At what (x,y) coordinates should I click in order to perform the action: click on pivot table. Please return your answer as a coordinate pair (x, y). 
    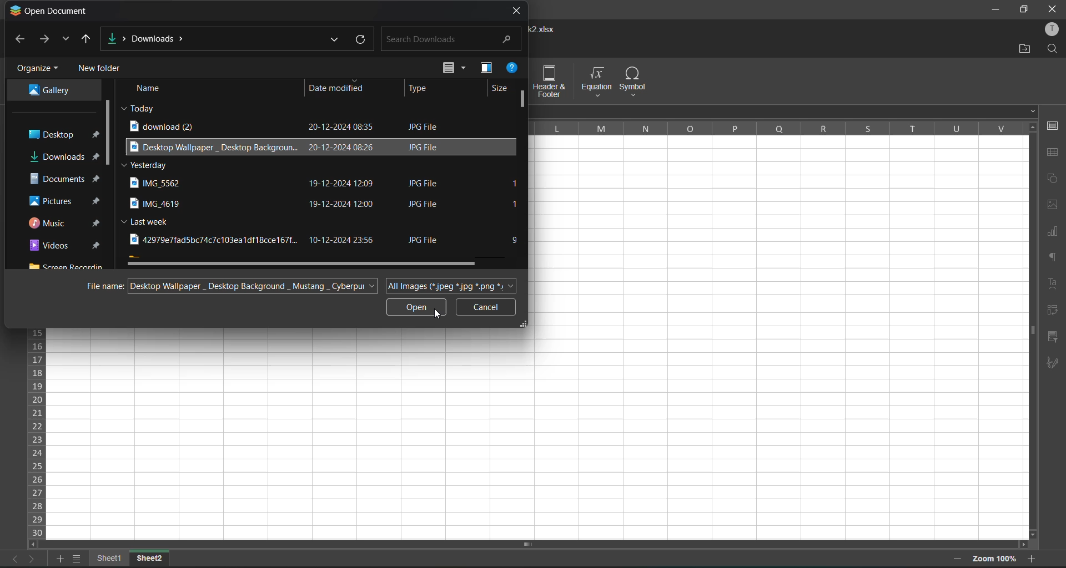
    Looking at the image, I should click on (1055, 310).